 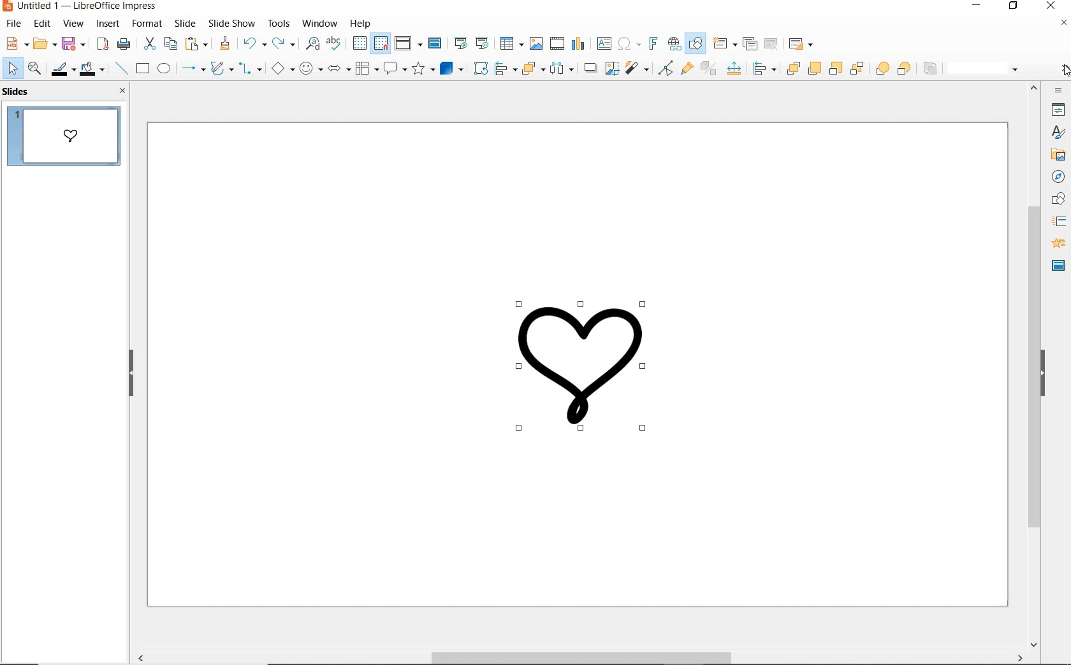 I want to click on arrange, so click(x=531, y=69).